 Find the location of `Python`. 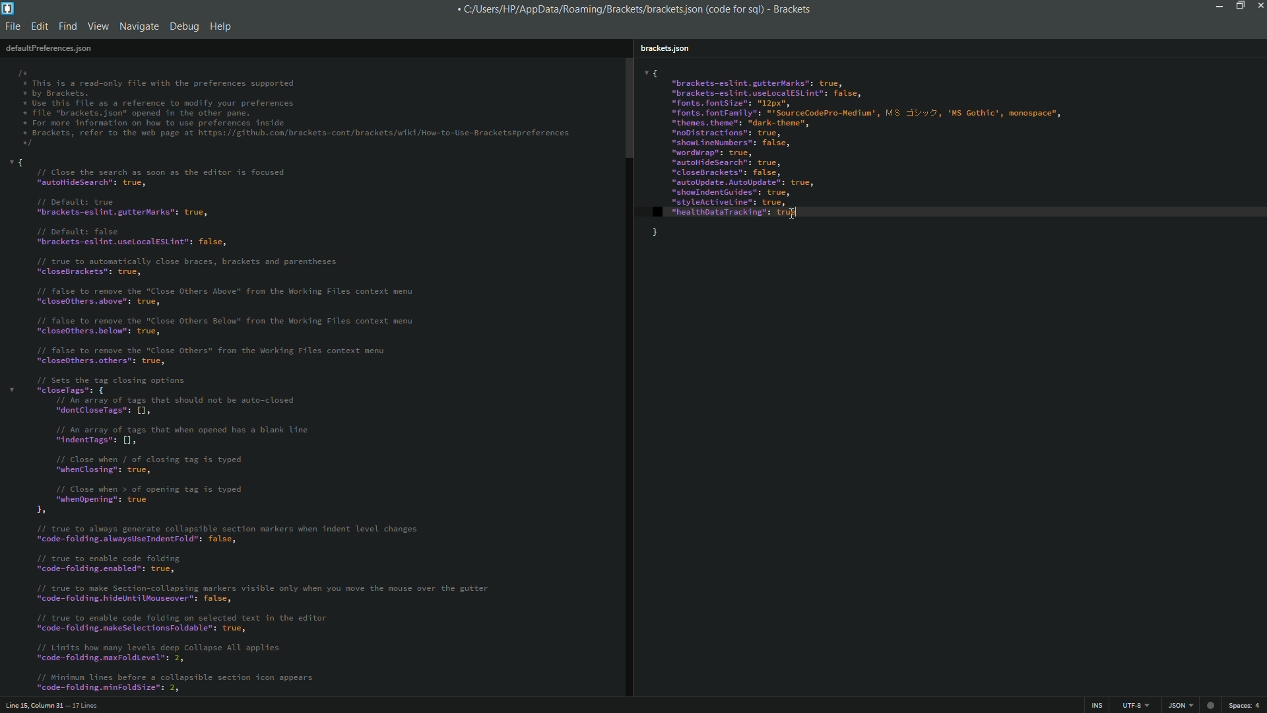

Python is located at coordinates (1179, 706).